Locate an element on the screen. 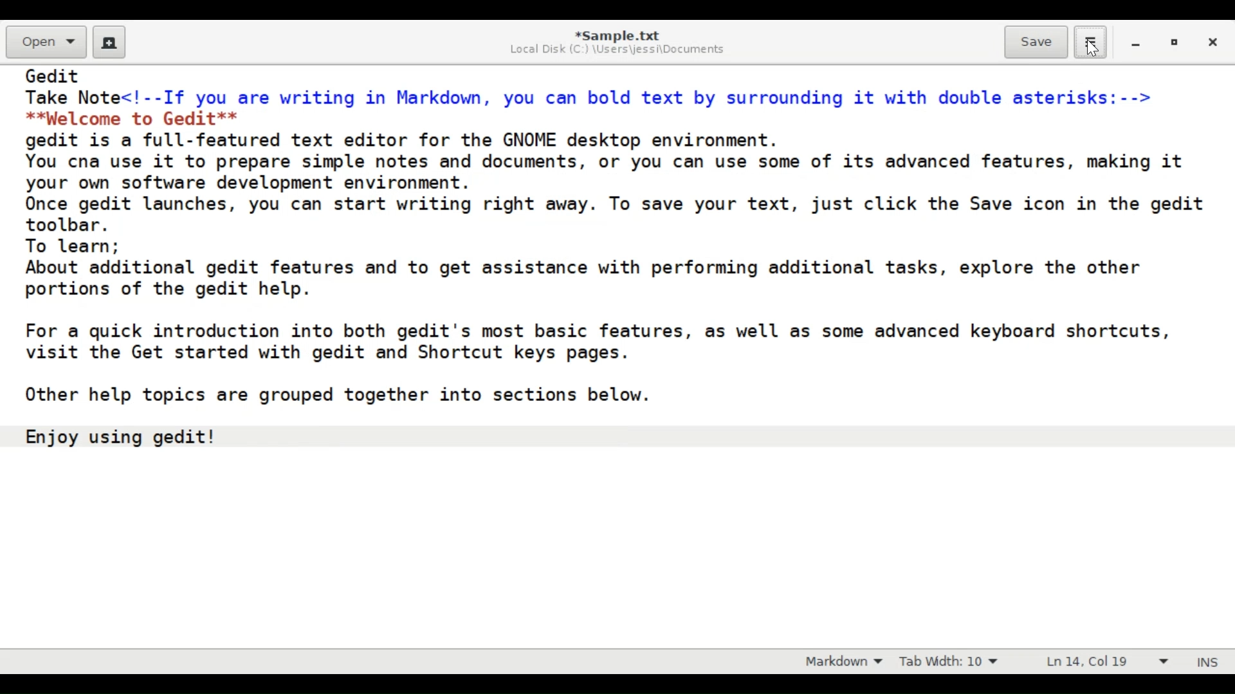  Open is located at coordinates (46, 42).